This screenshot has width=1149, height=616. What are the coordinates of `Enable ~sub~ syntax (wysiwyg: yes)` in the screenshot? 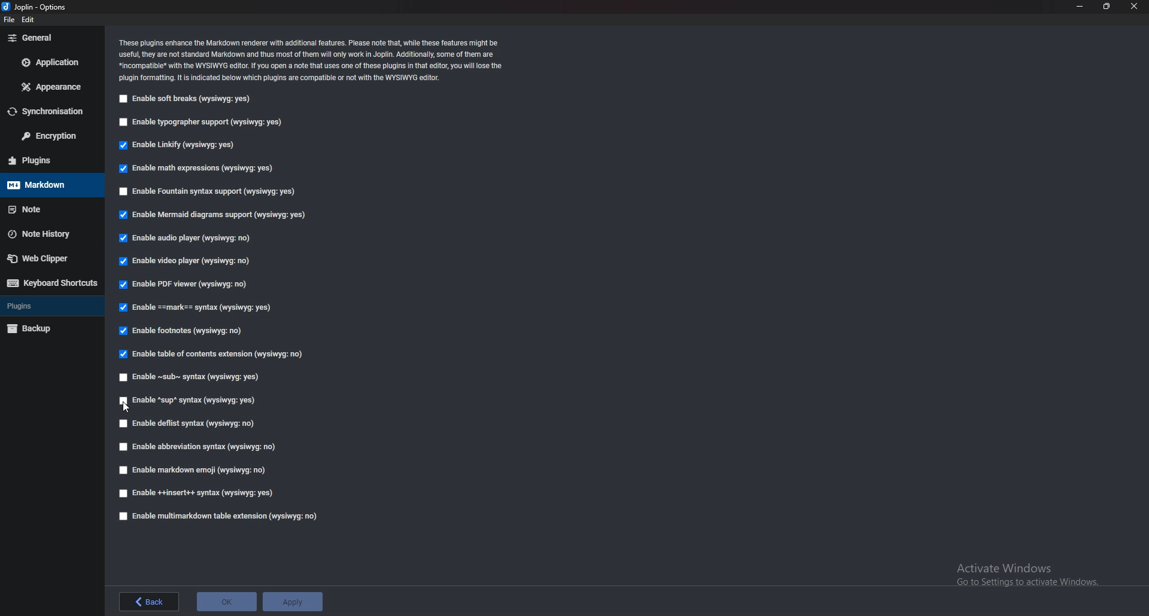 It's located at (193, 376).